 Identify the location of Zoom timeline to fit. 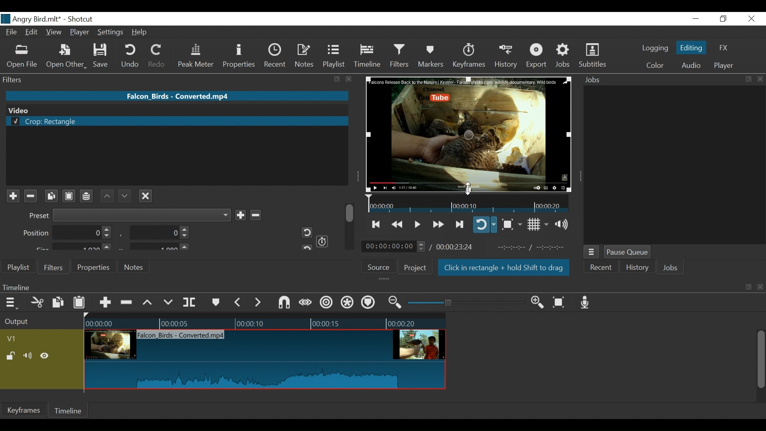
(562, 302).